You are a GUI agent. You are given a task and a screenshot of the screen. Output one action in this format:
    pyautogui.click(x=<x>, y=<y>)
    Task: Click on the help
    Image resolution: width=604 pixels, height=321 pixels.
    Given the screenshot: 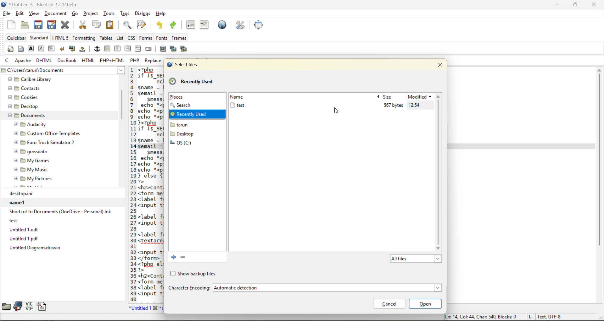 What is the action you would take?
    pyautogui.click(x=160, y=14)
    